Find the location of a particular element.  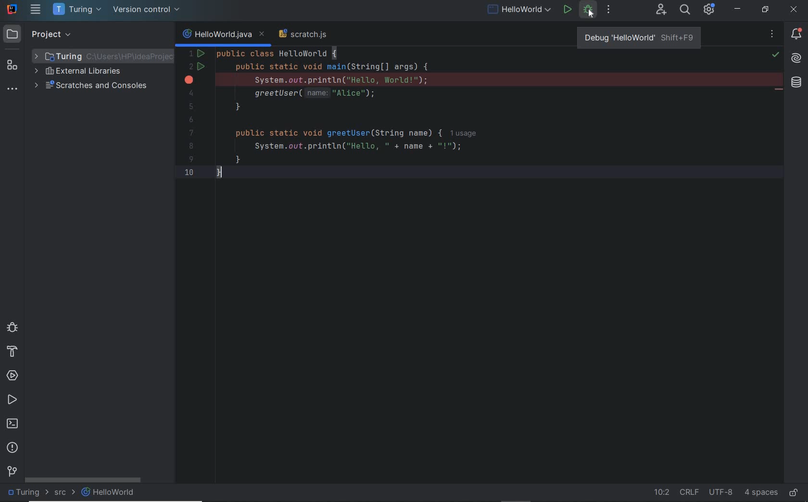

make file ready only is located at coordinates (793, 493).